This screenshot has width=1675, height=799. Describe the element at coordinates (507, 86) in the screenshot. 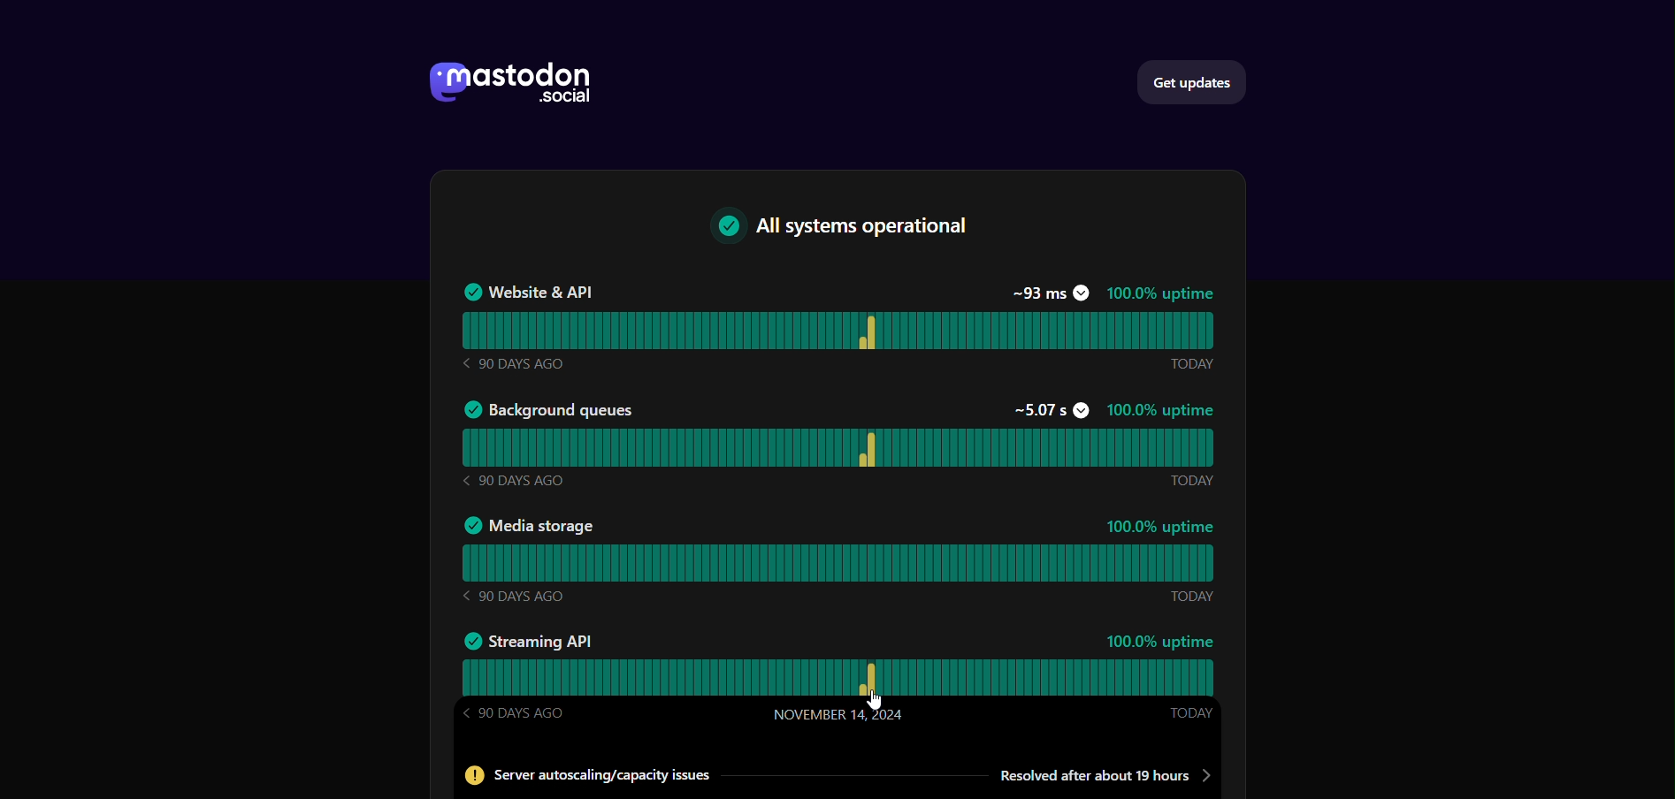

I see `logo` at that location.